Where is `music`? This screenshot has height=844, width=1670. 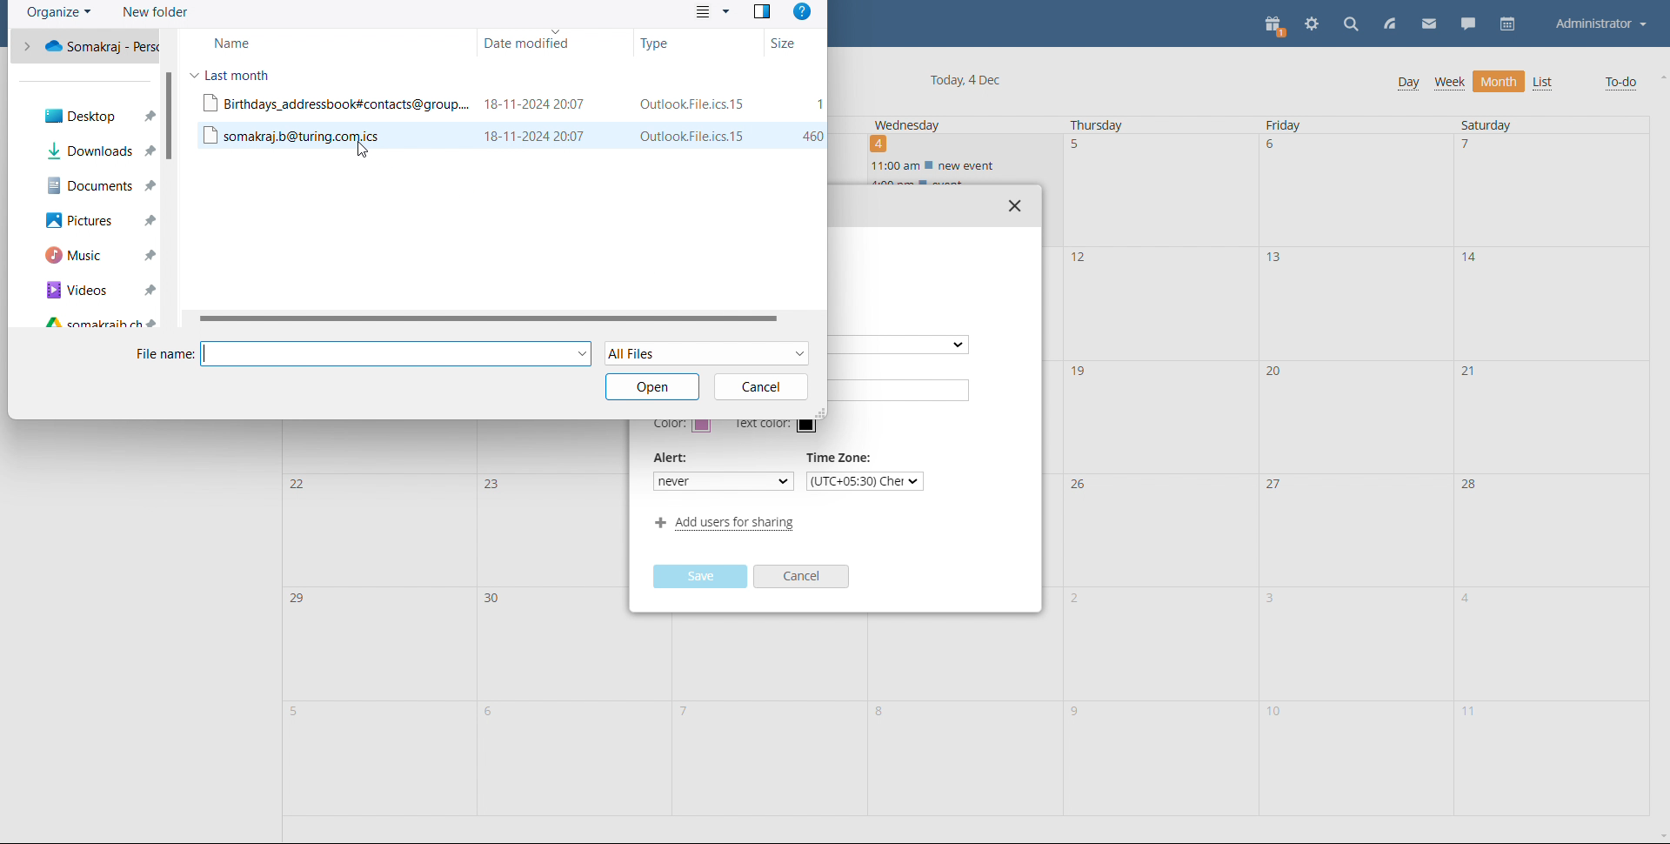
music is located at coordinates (95, 256).